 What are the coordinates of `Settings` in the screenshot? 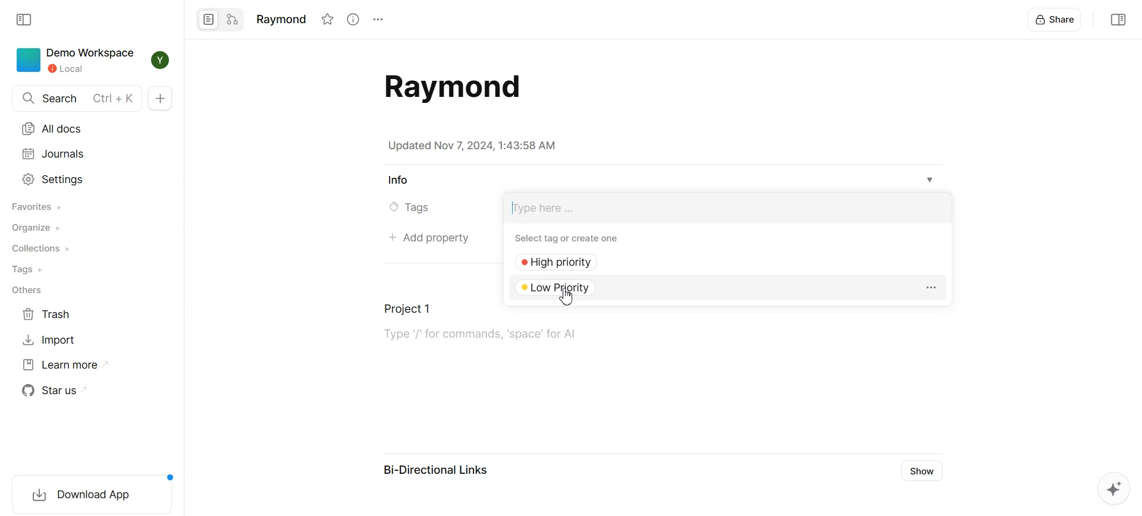 It's located at (54, 179).